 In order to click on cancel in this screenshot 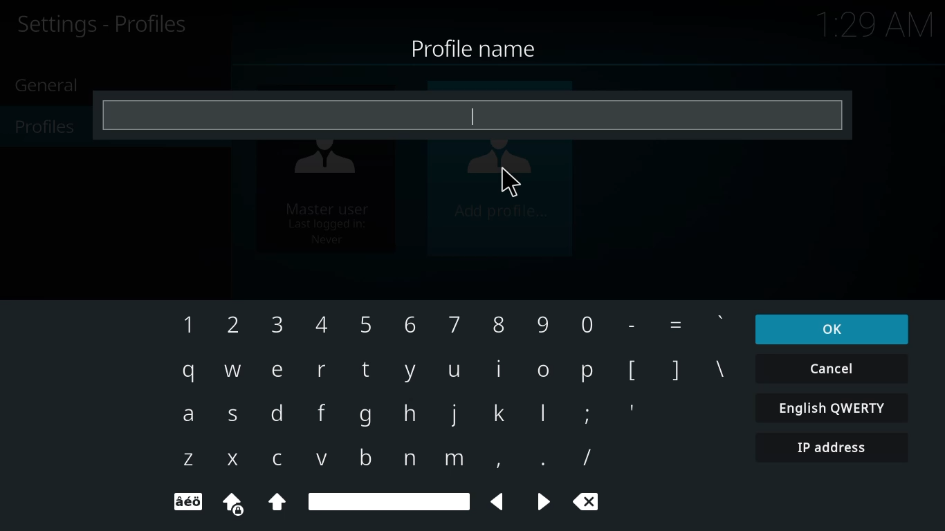, I will do `click(590, 505)`.